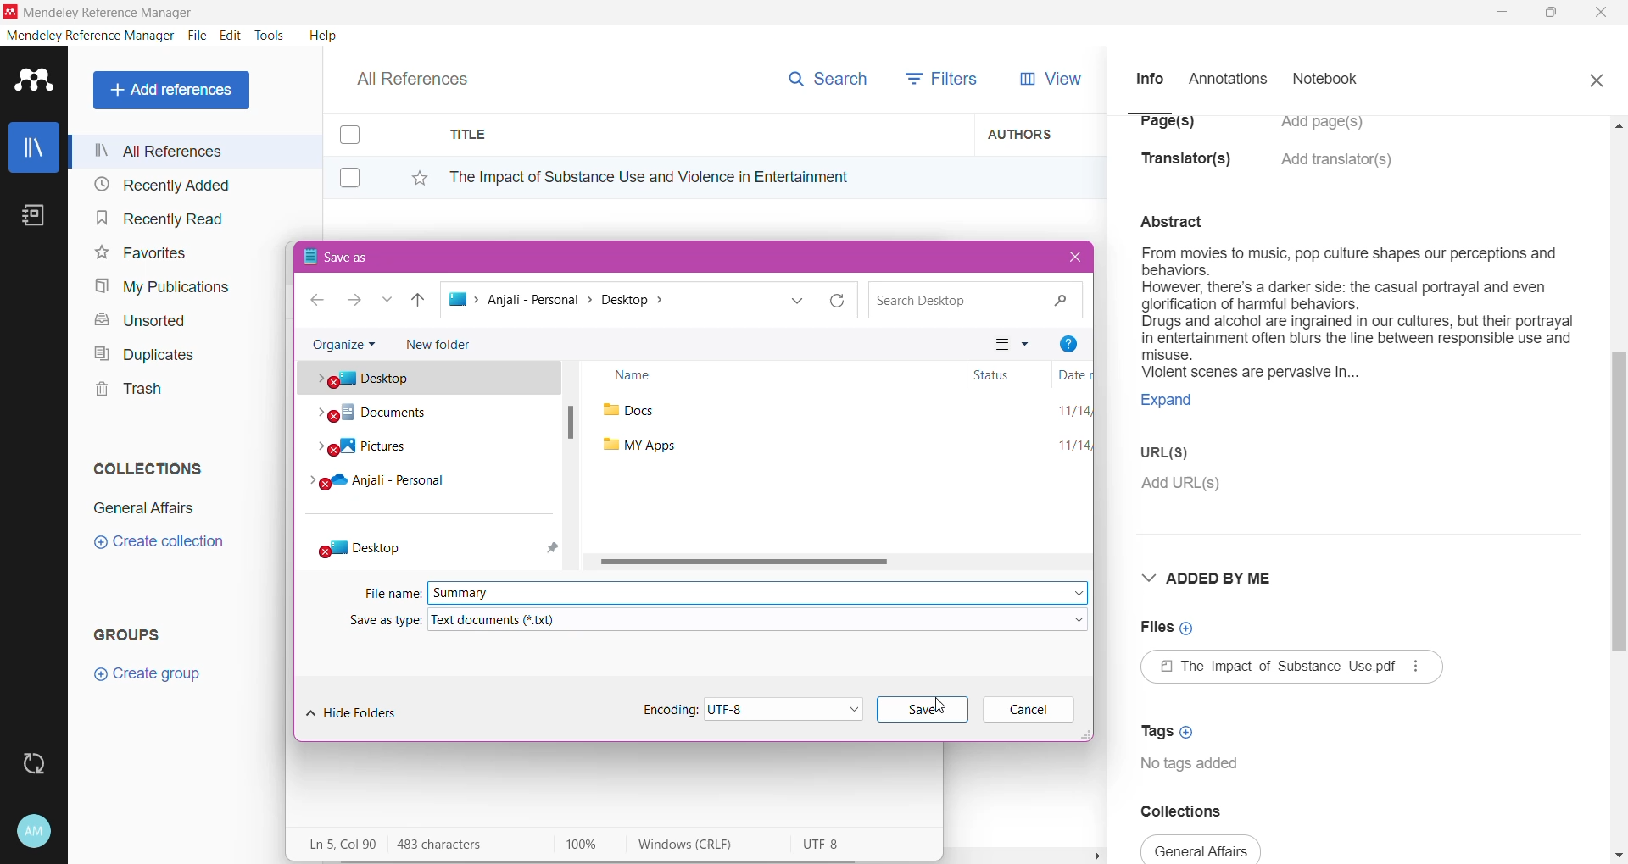 The width and height of the screenshot is (1628, 864). What do you see at coordinates (311, 301) in the screenshot?
I see `Go one step back` at bounding box center [311, 301].